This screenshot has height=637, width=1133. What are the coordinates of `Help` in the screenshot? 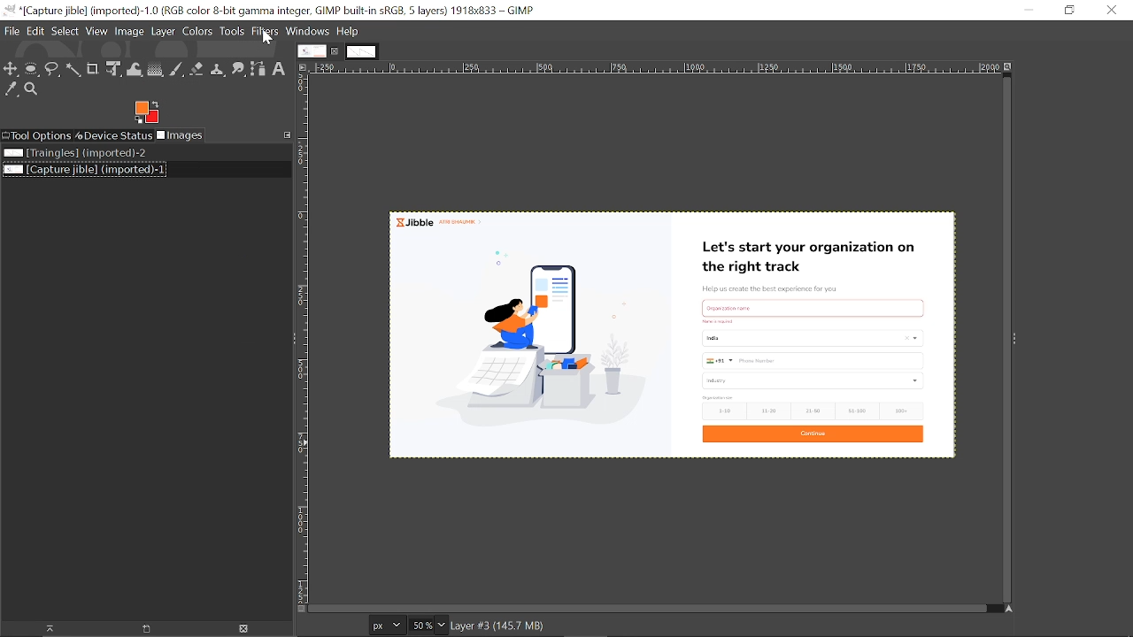 It's located at (349, 31).